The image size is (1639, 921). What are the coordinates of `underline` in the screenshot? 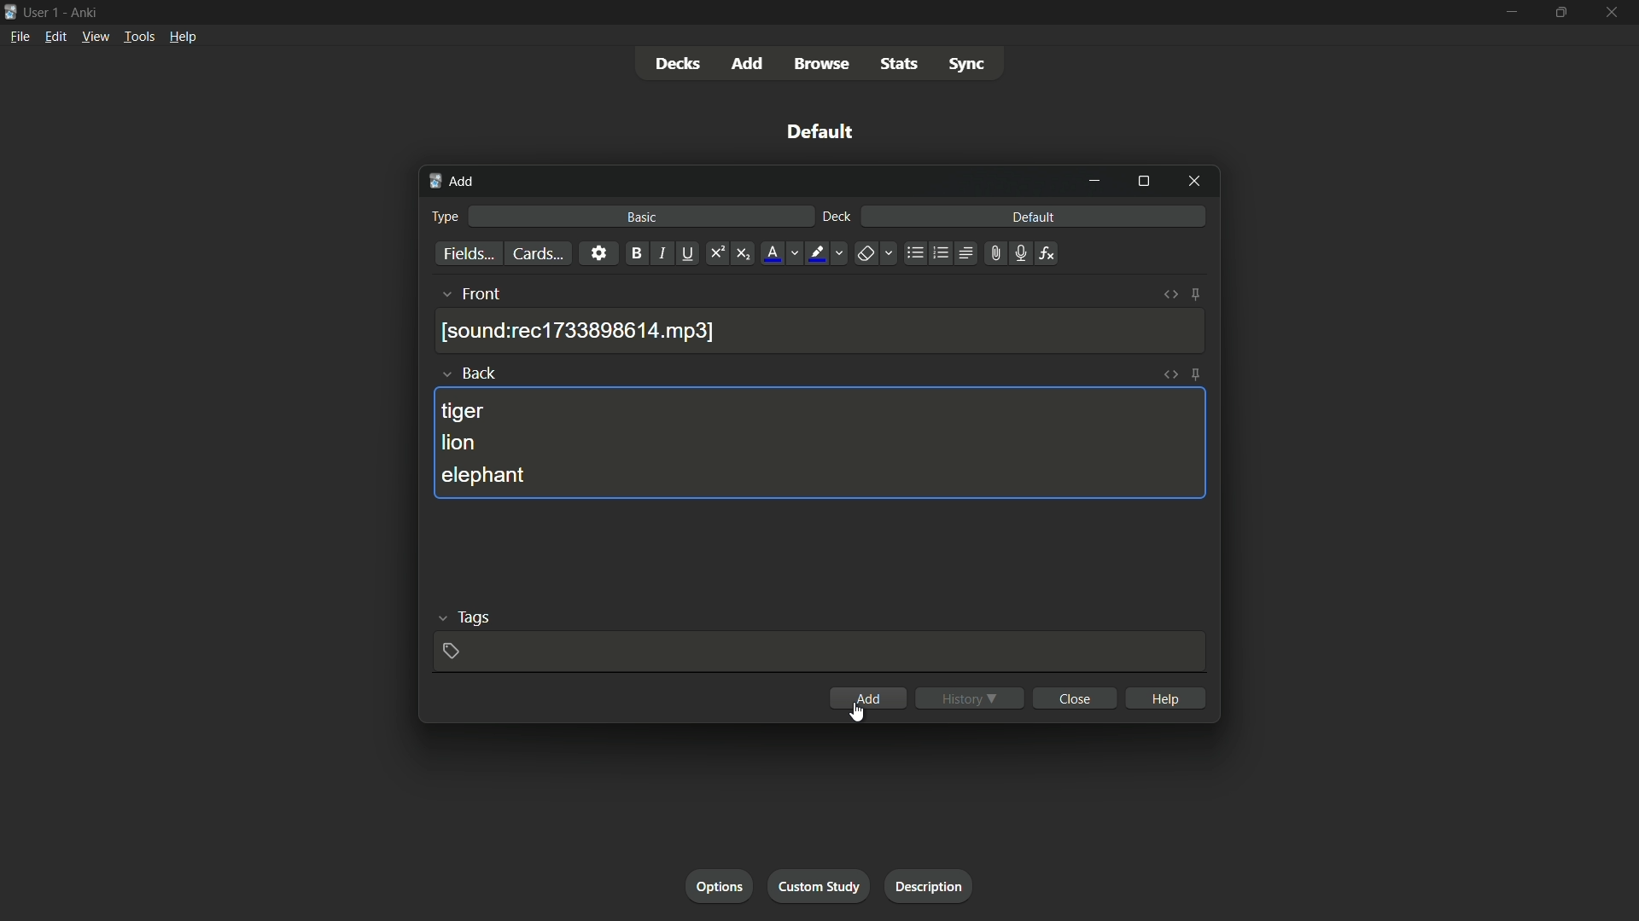 It's located at (691, 253).